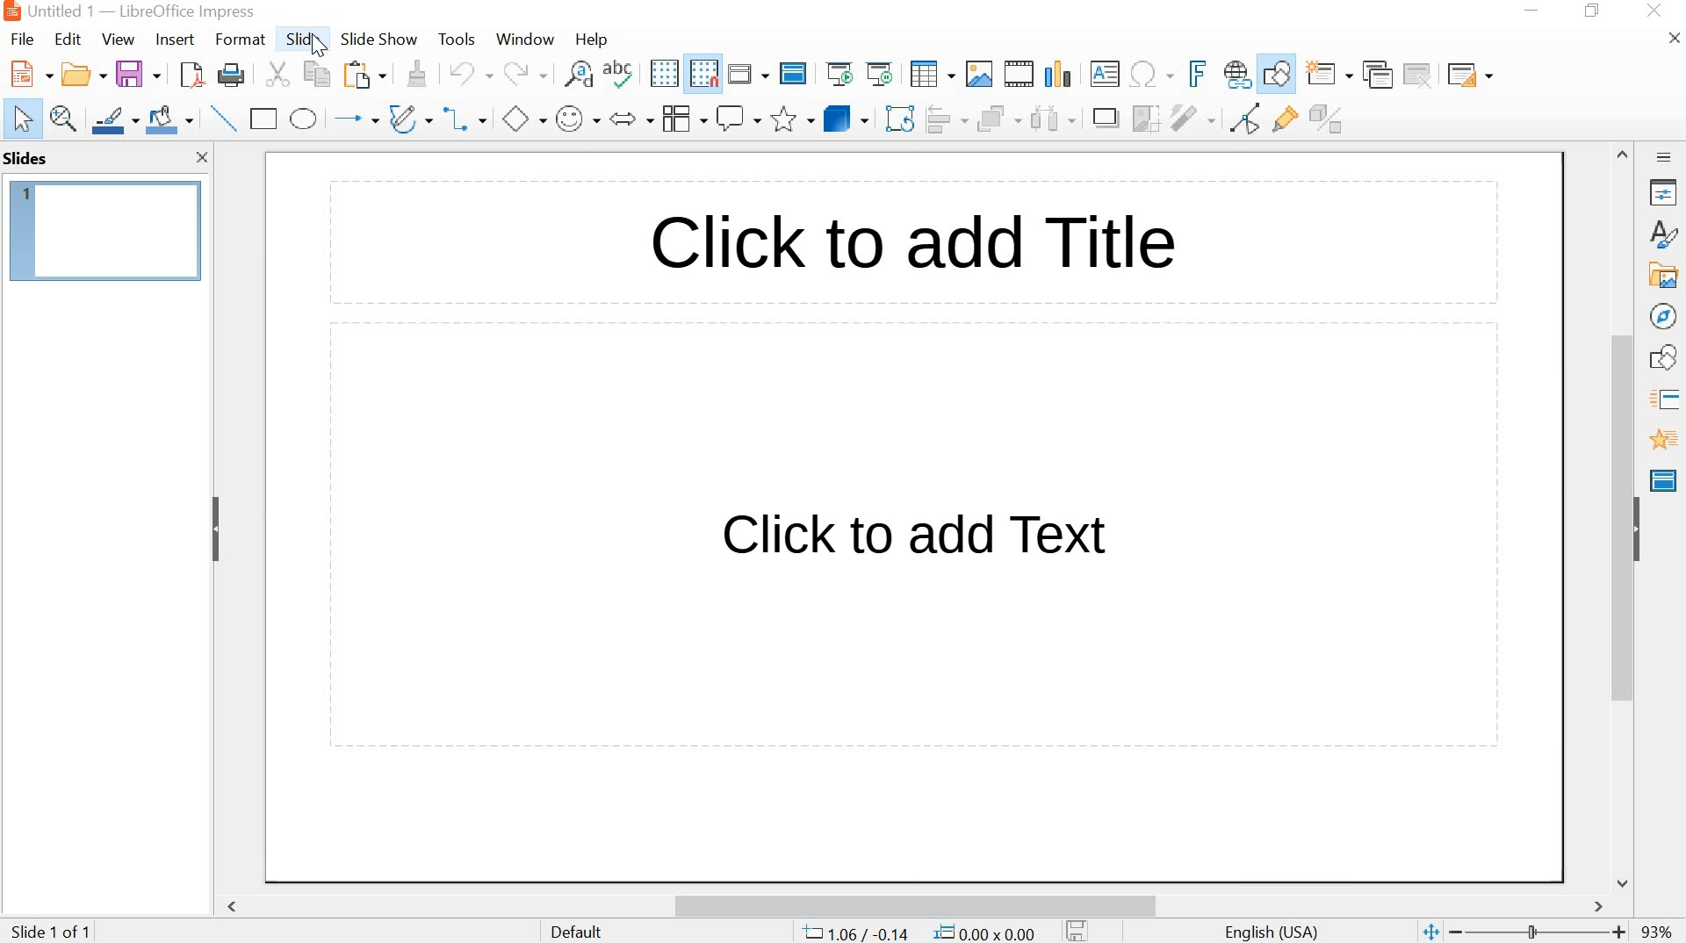 The height and width of the screenshot is (943, 1686). Describe the element at coordinates (1021, 75) in the screenshot. I see `Insert audio or video` at that location.